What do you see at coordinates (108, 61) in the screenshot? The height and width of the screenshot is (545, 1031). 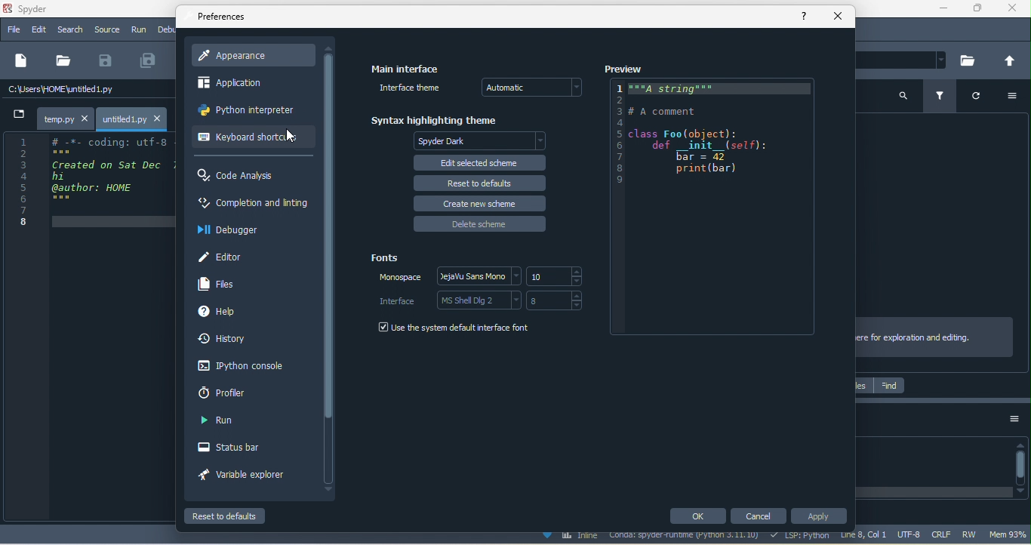 I see `save` at bounding box center [108, 61].